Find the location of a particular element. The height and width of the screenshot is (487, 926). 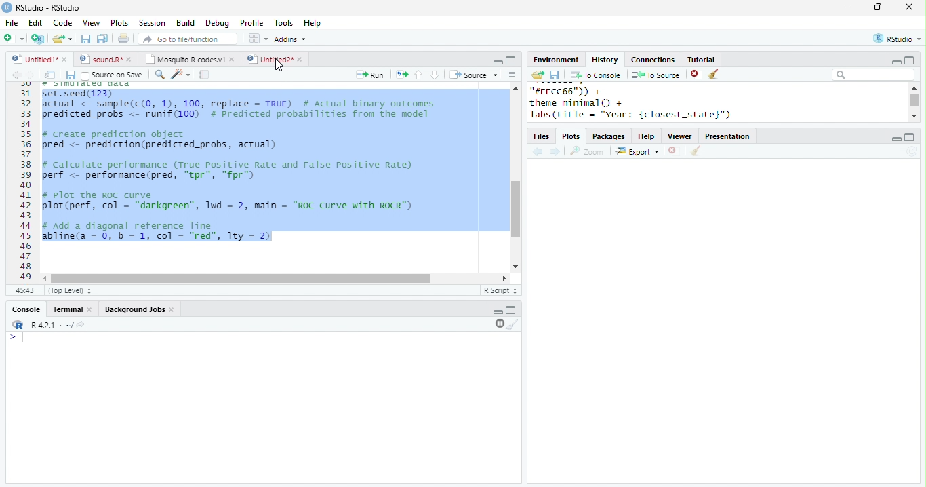

Environment is located at coordinates (555, 60).